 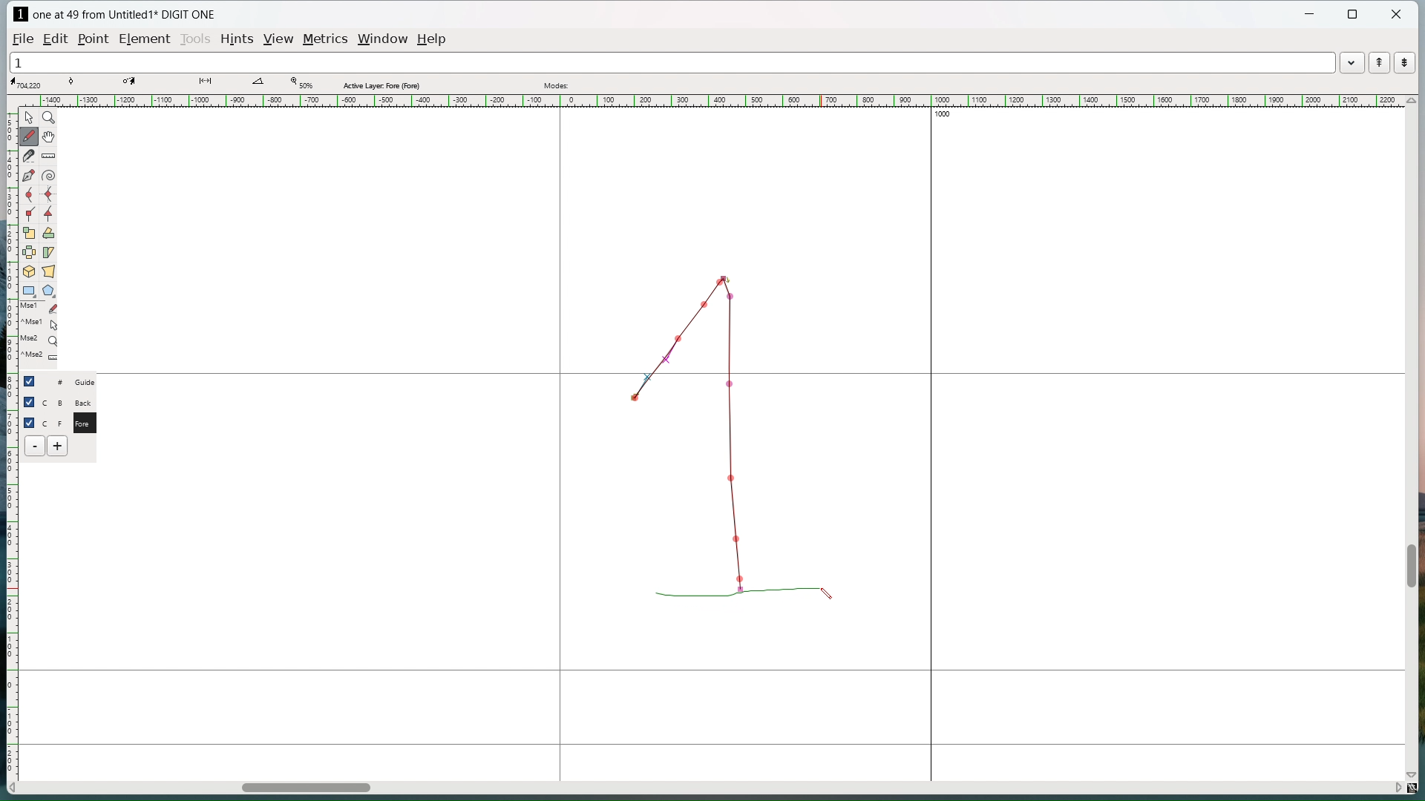 I want to click on maximize, so click(x=1354, y=15).